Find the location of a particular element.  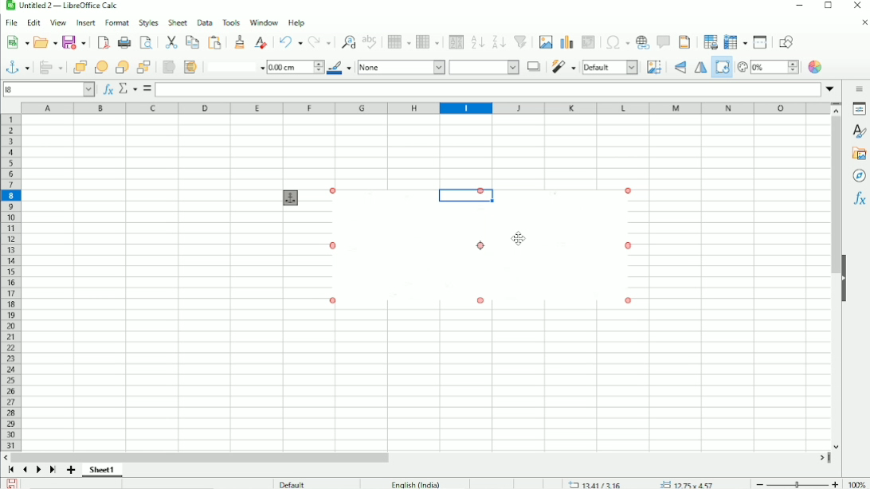

Vertical scrollbar is located at coordinates (837, 189).